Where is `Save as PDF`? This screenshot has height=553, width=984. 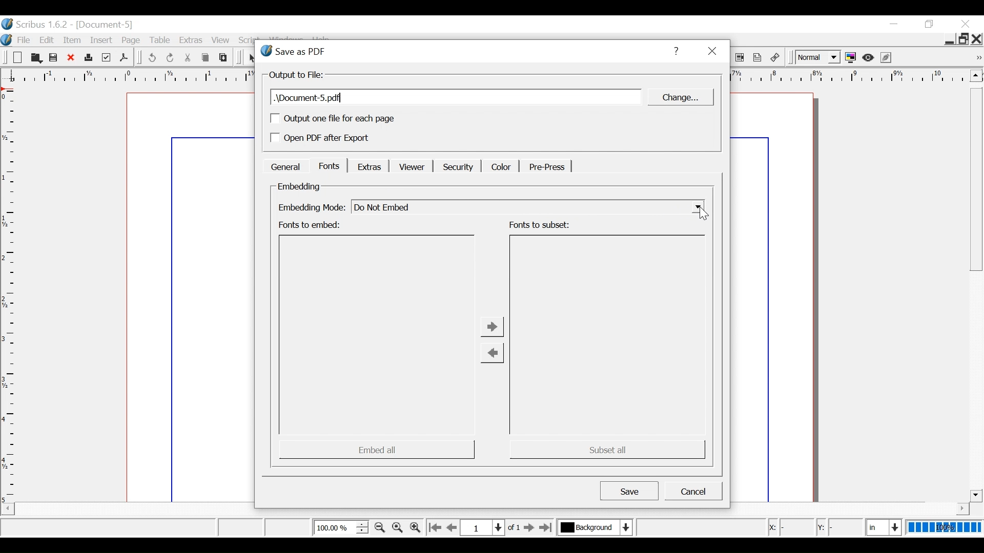
Save as PDF is located at coordinates (124, 57).